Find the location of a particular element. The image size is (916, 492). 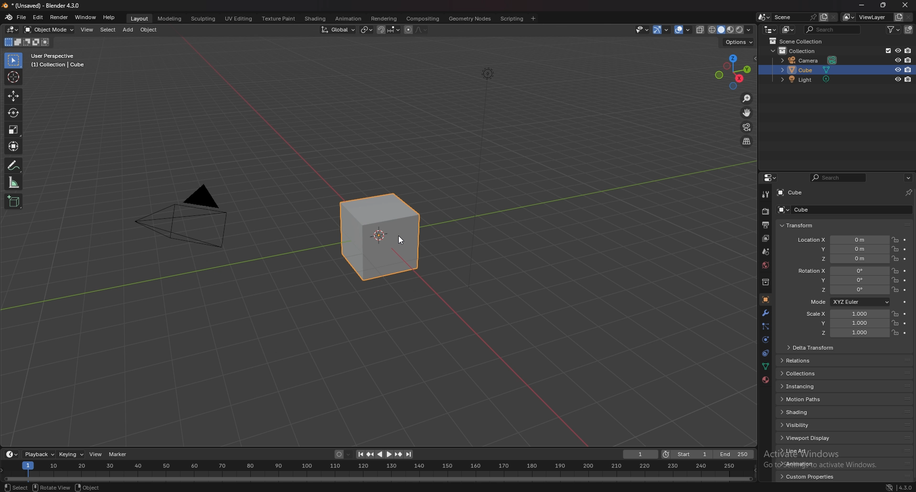

disable in renders is located at coordinates (908, 51).